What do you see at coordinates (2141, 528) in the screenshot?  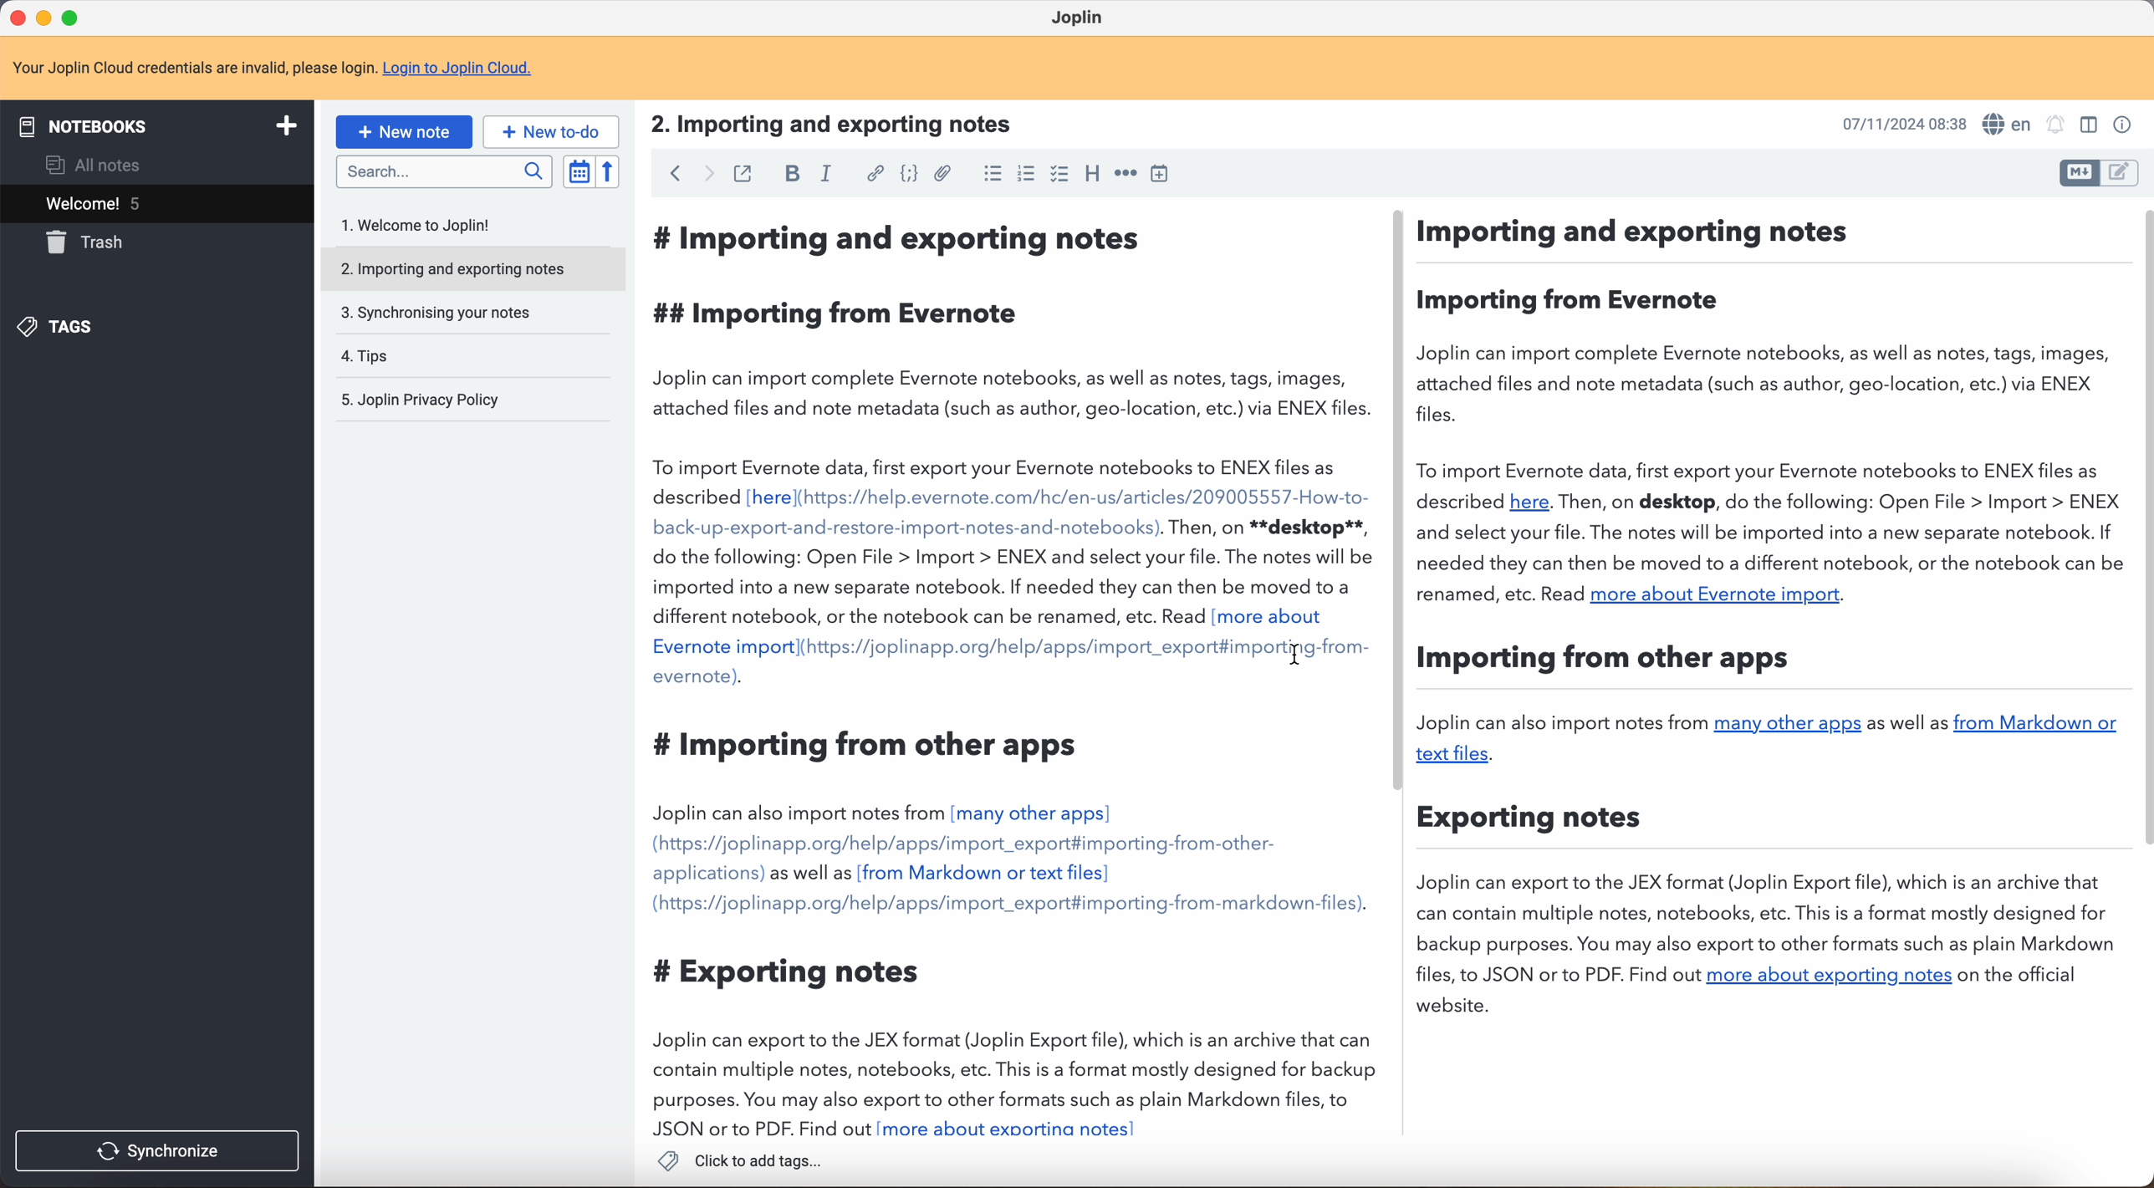 I see `scroll bar` at bounding box center [2141, 528].